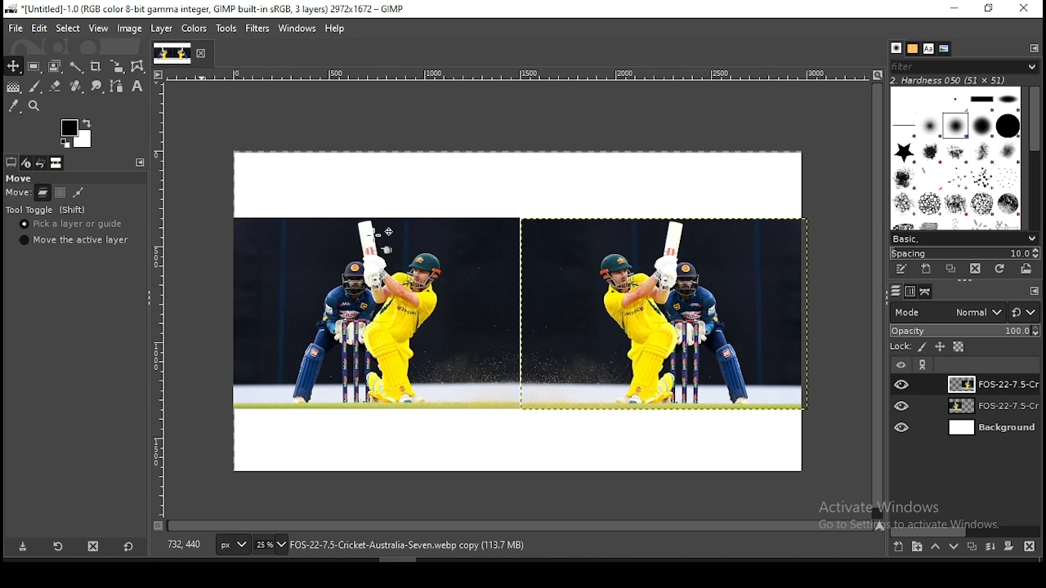 This screenshot has height=588, width=1046. What do you see at coordinates (270, 546) in the screenshot?
I see `zoom status` at bounding box center [270, 546].